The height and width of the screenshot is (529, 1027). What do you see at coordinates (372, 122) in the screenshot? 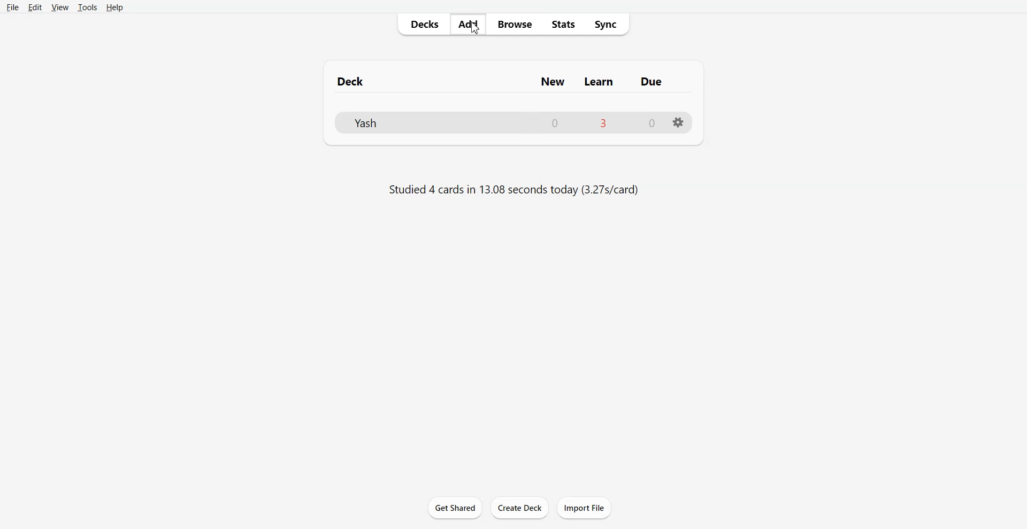
I see `Deck file ` at bounding box center [372, 122].